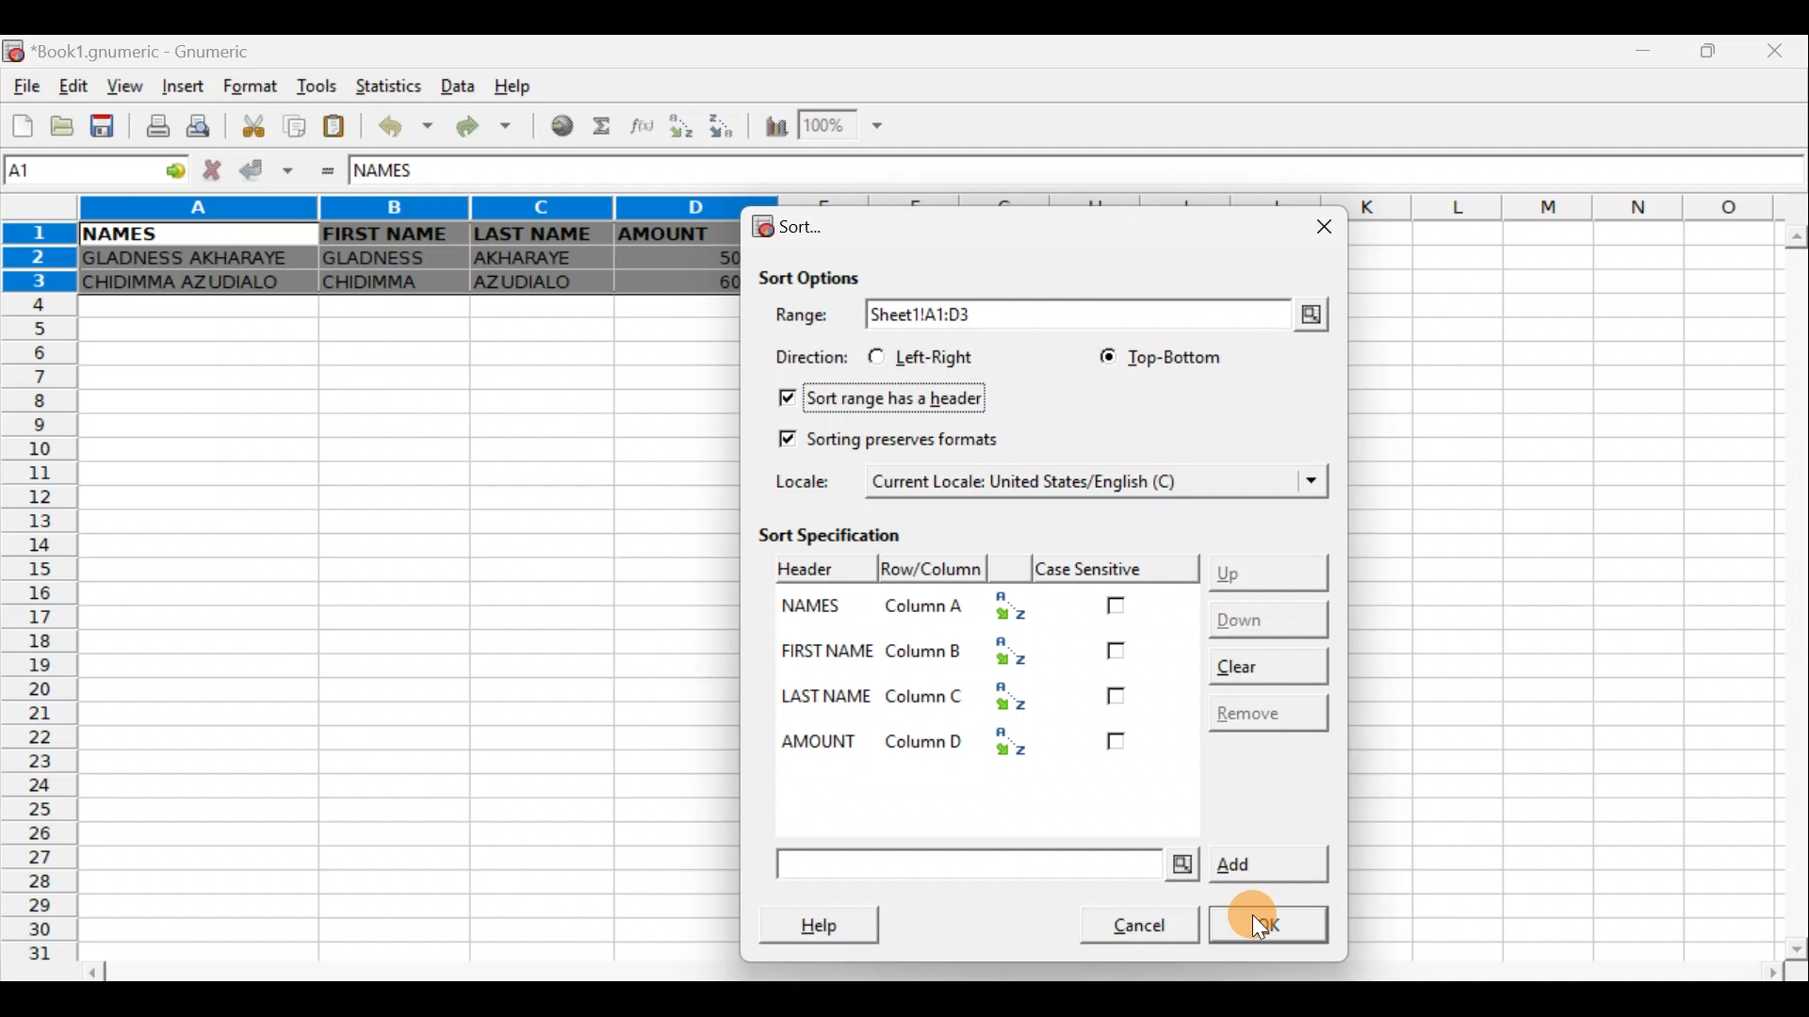 Image resolution: width=1809 pixels, height=1017 pixels. Describe the element at coordinates (389, 256) in the screenshot. I see `GLADNESS` at that location.